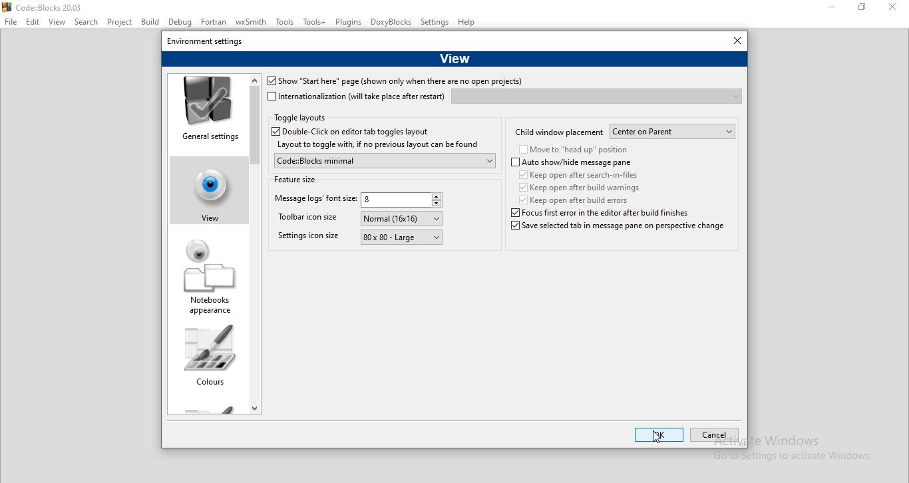 The height and width of the screenshot is (483, 909). Describe the element at coordinates (253, 23) in the screenshot. I see `wxSmith` at that location.